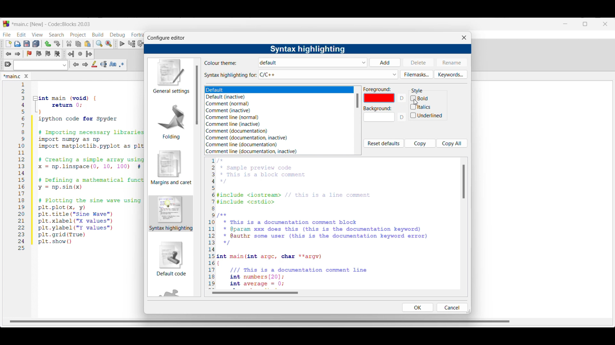 The width and height of the screenshot is (615, 345). What do you see at coordinates (8, 54) in the screenshot?
I see `Toggle back` at bounding box center [8, 54].